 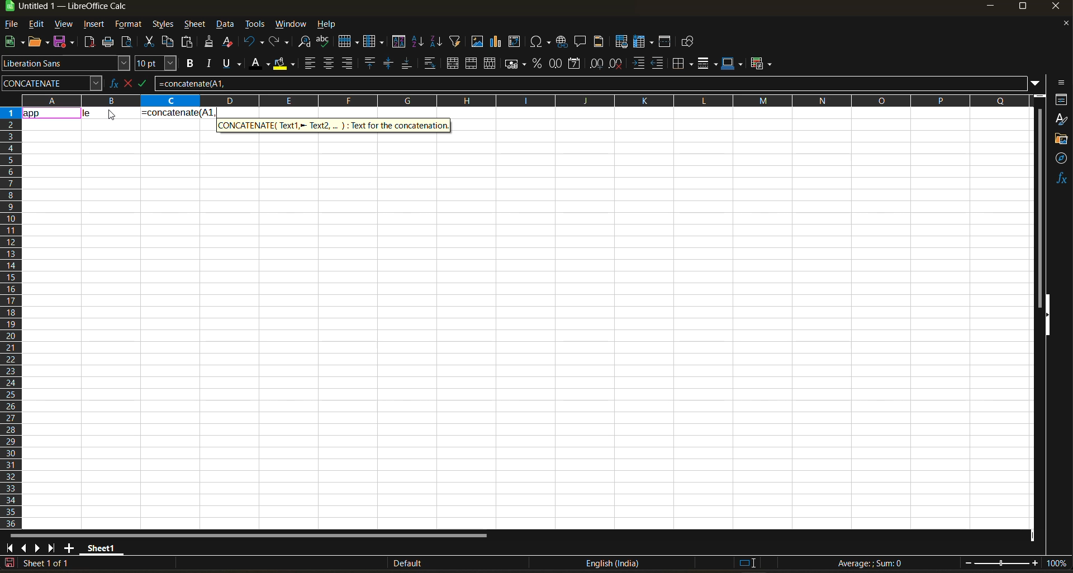 What do you see at coordinates (1060, 83) in the screenshot?
I see `sidebar settings` at bounding box center [1060, 83].